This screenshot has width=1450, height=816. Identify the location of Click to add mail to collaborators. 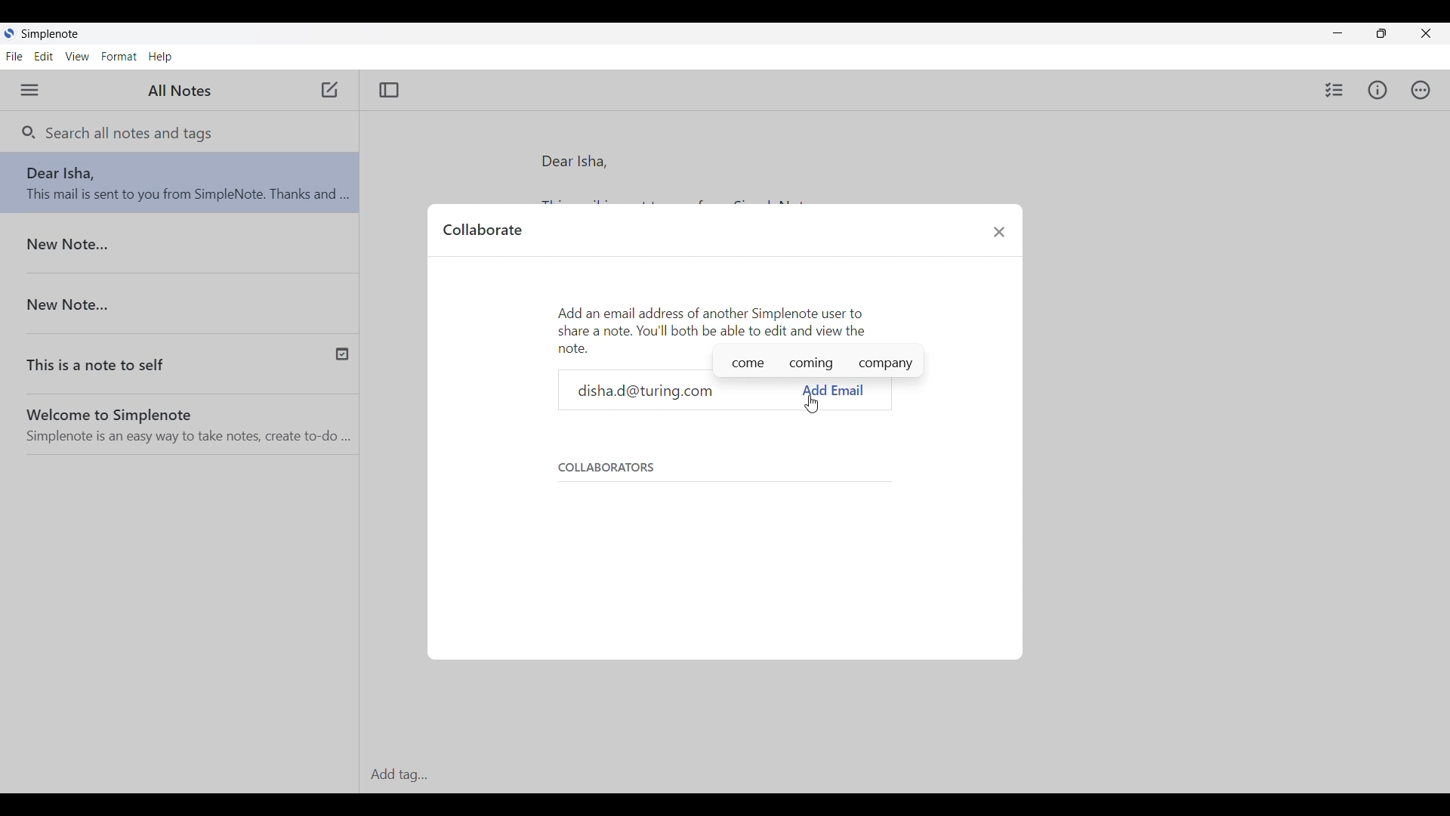
(835, 391).